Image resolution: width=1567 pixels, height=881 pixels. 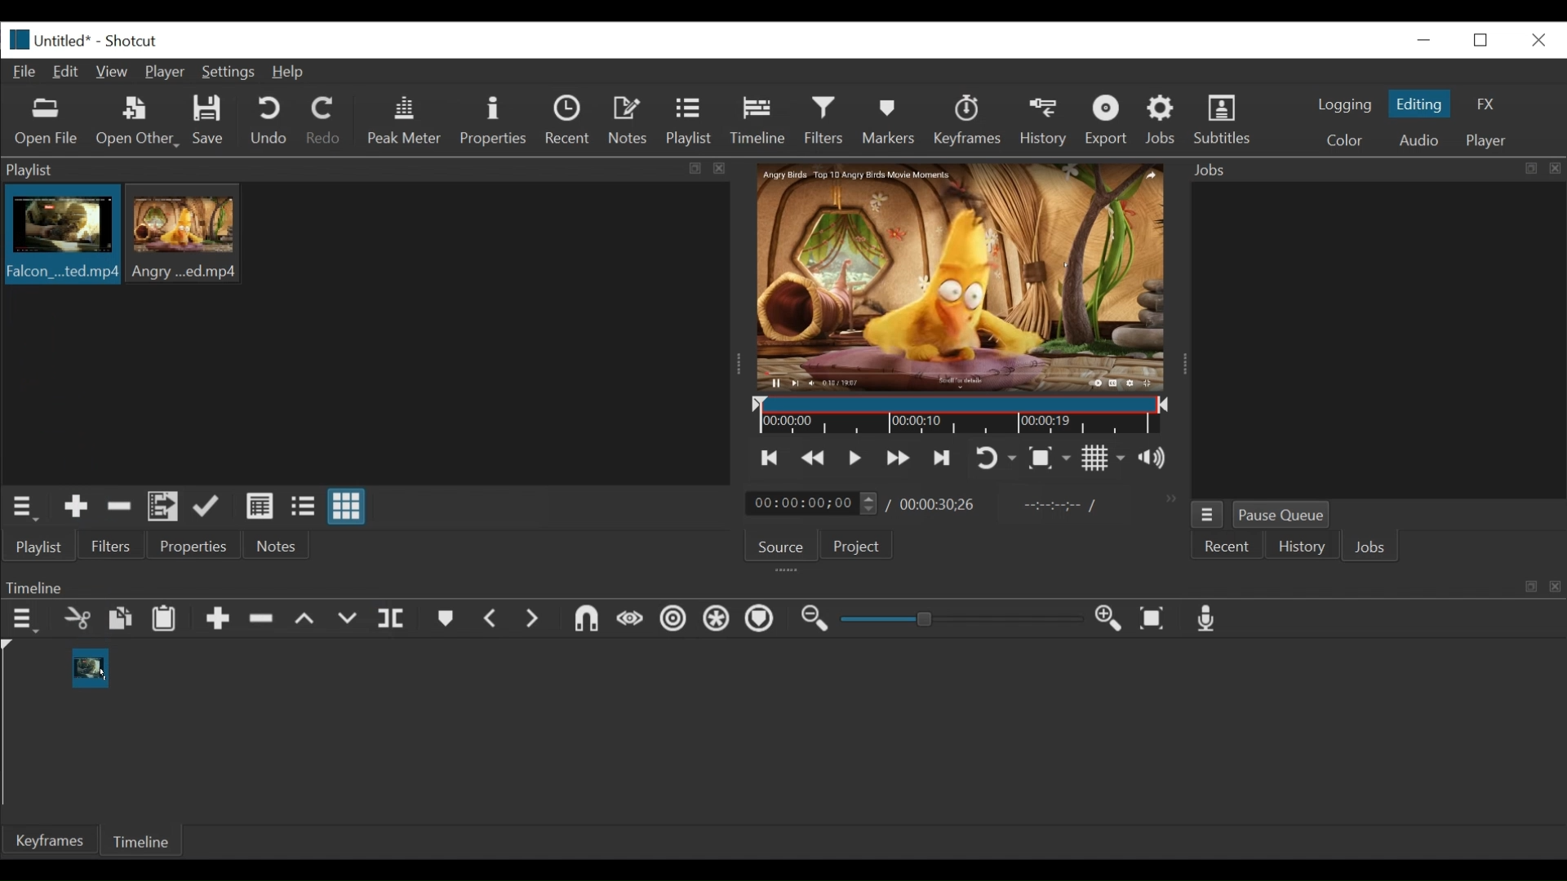 I want to click on Jobs, so click(x=1164, y=119).